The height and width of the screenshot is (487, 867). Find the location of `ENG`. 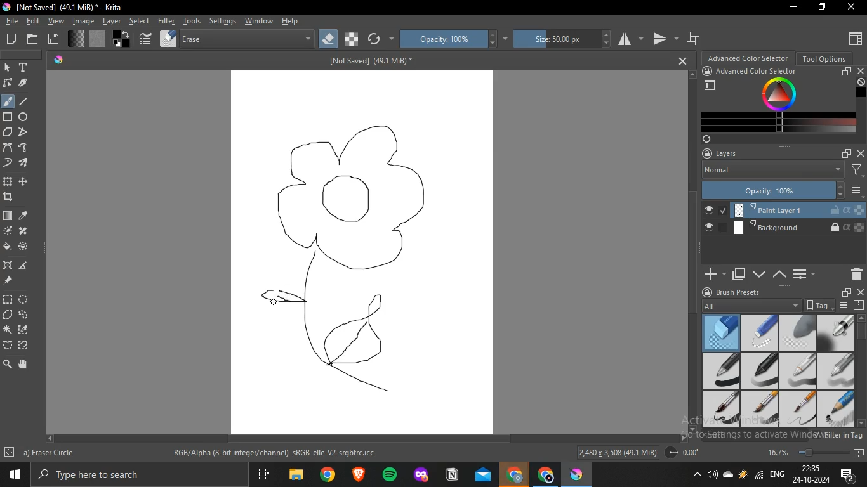

ENG is located at coordinates (776, 473).